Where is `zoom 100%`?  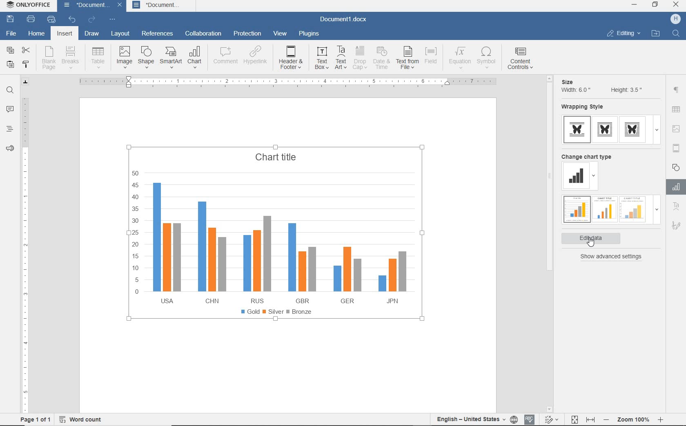 zoom 100% is located at coordinates (635, 418).